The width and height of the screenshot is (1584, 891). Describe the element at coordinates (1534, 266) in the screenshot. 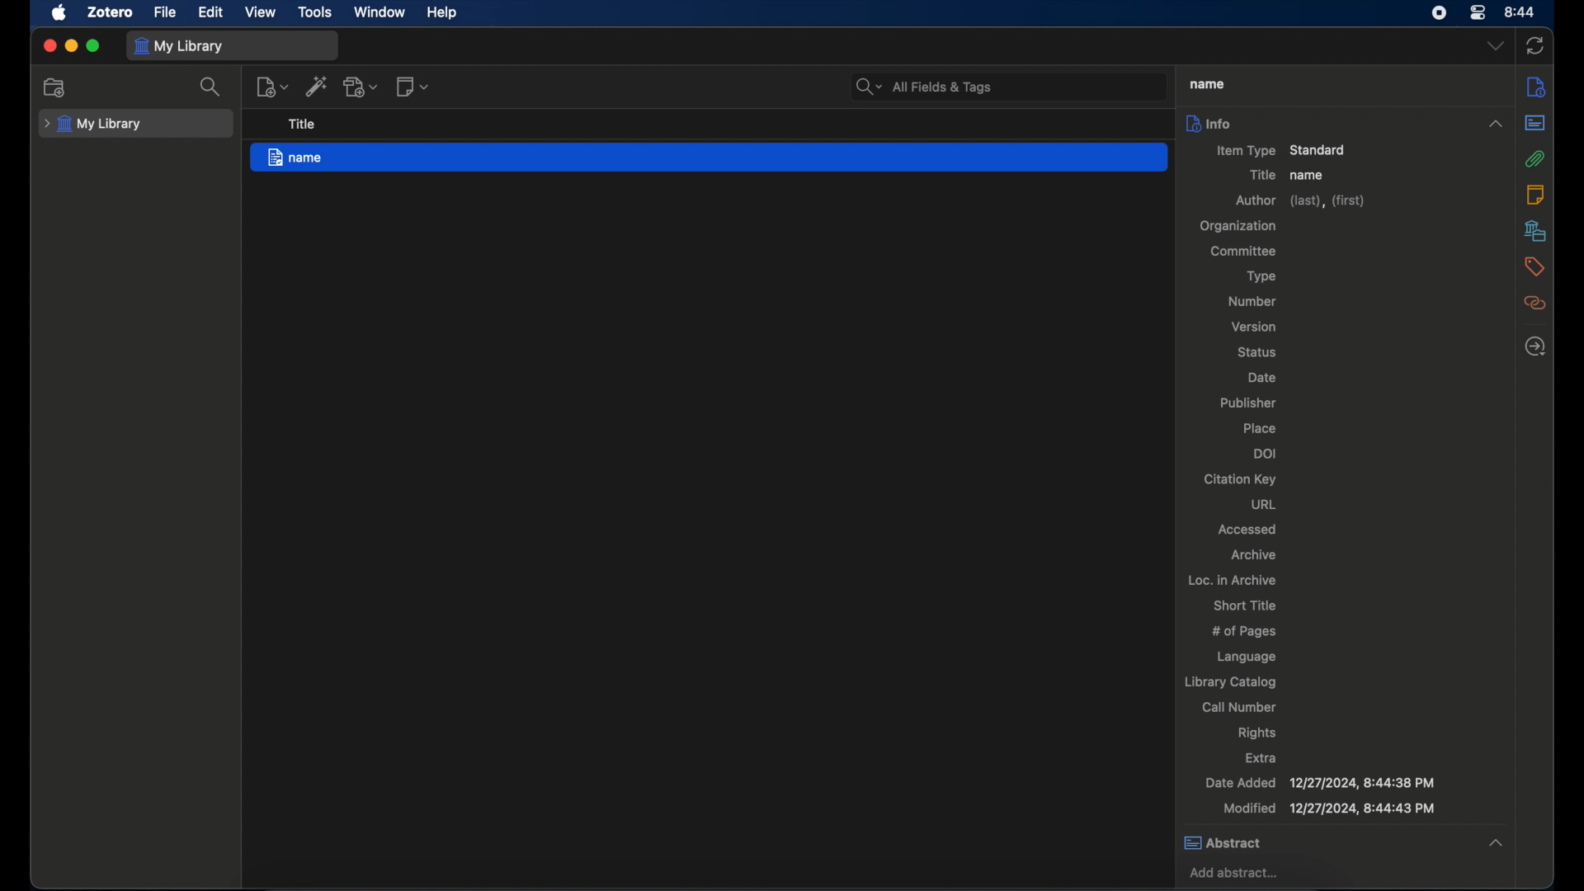

I see `tags` at that location.